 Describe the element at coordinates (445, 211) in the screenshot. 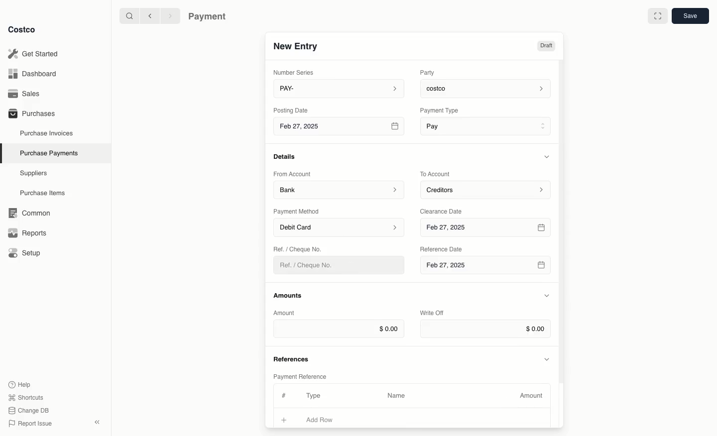

I see `Clearance Date` at that location.